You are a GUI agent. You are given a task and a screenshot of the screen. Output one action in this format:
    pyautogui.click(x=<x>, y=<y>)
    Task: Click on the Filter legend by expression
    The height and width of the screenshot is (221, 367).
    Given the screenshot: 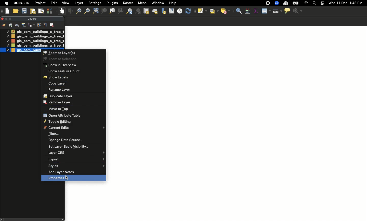 What is the action you would take?
    pyautogui.click(x=32, y=25)
    